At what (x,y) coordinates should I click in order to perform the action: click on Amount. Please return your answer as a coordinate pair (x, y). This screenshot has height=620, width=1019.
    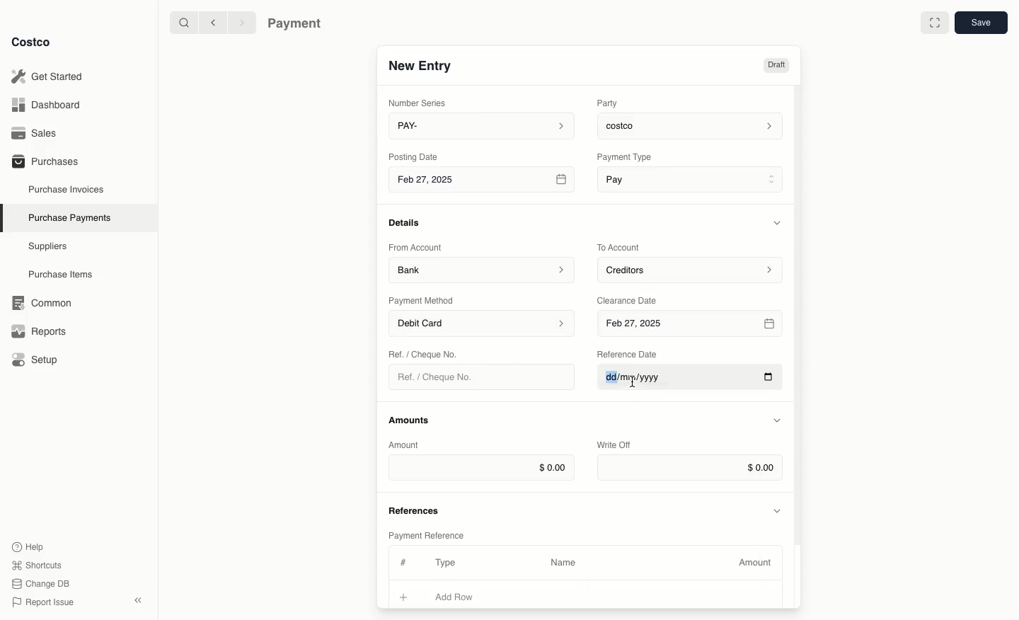
    Looking at the image, I should click on (406, 444).